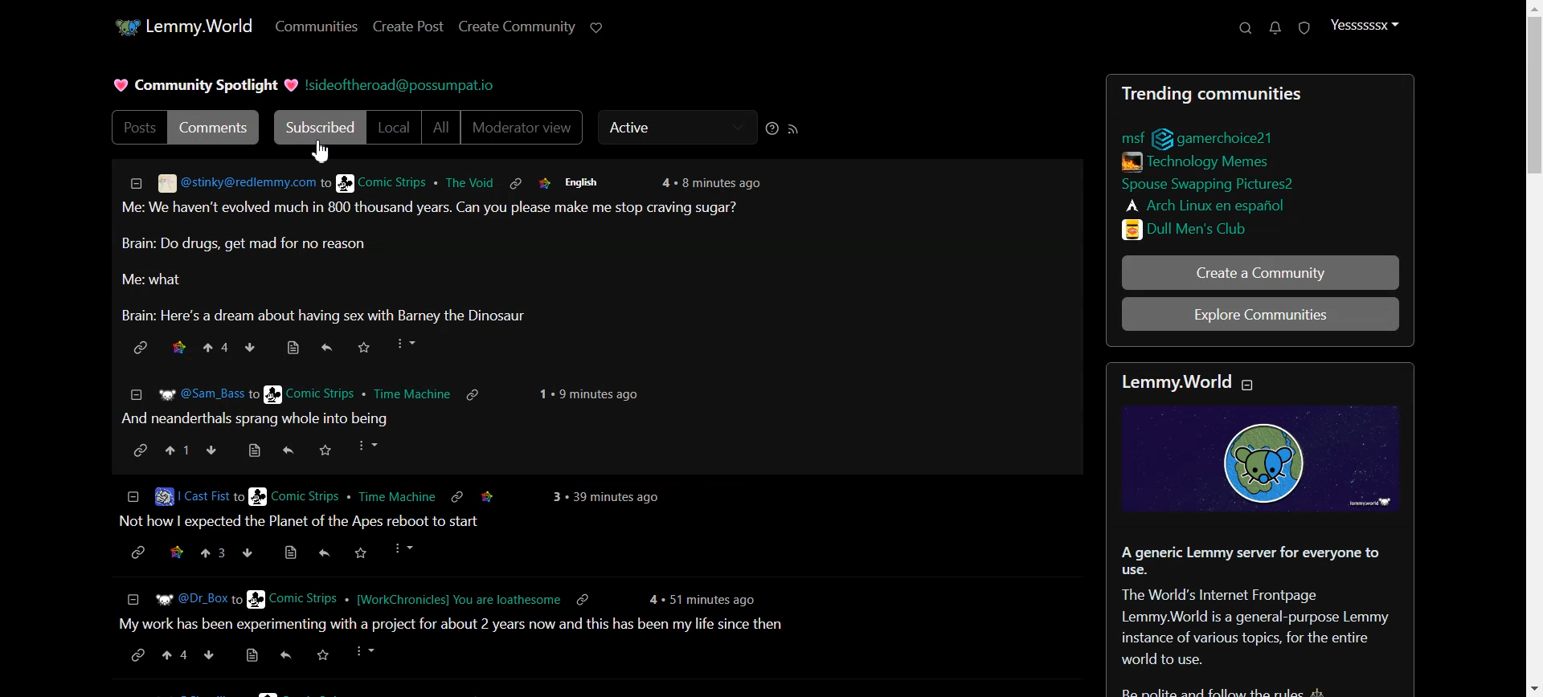 The width and height of the screenshot is (1543, 697). I want to click on Active, so click(673, 127).